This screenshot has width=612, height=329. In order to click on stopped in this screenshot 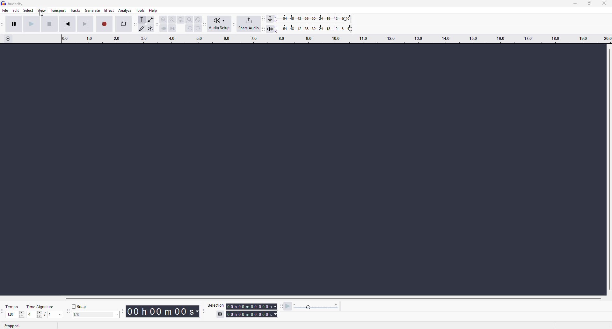, I will do `click(12, 325)`.